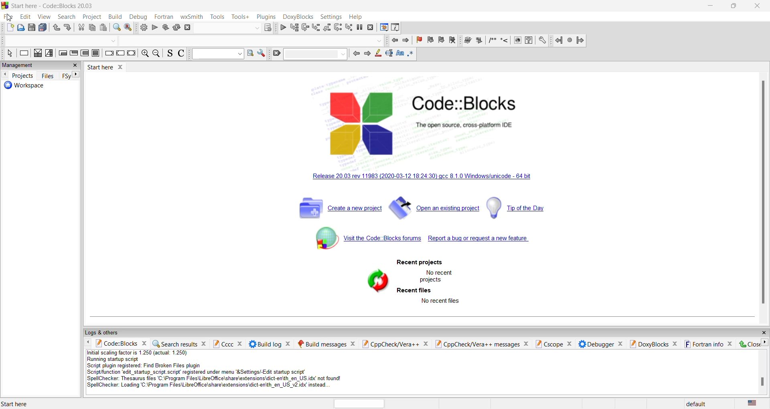  What do you see at coordinates (383, 26) in the screenshot?
I see `debugging window` at bounding box center [383, 26].